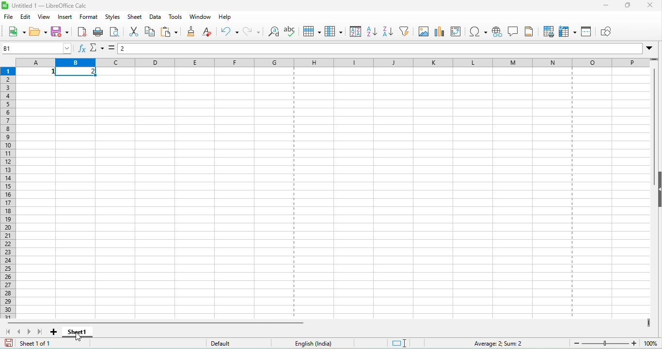  Describe the element at coordinates (149, 32) in the screenshot. I see `copy` at that location.